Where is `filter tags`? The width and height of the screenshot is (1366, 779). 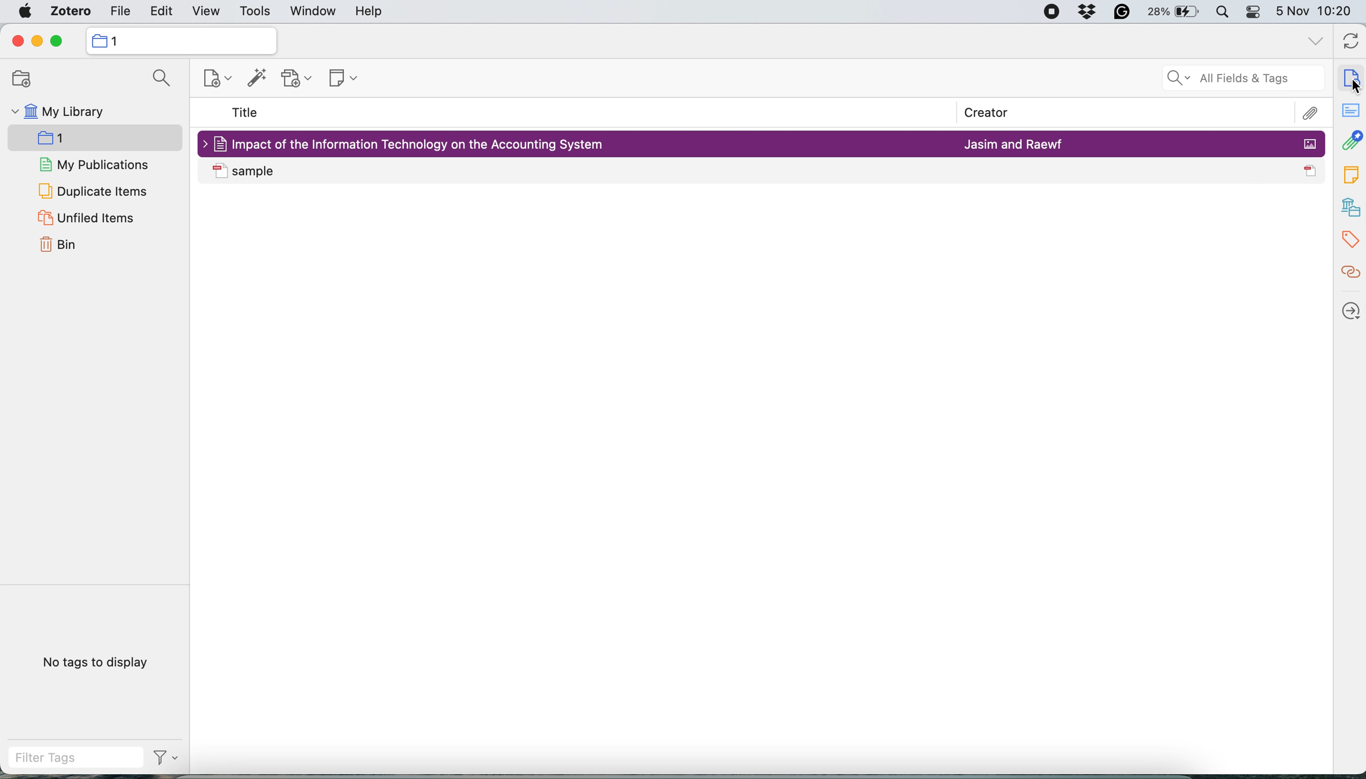
filter tags is located at coordinates (164, 757).